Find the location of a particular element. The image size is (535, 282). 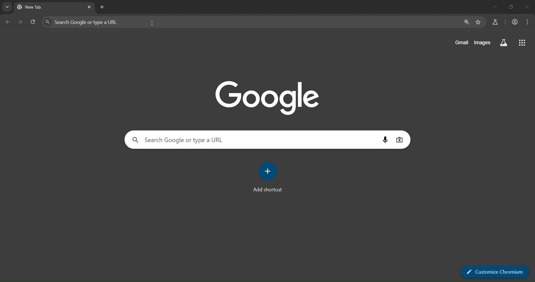

gmail is located at coordinates (460, 42).